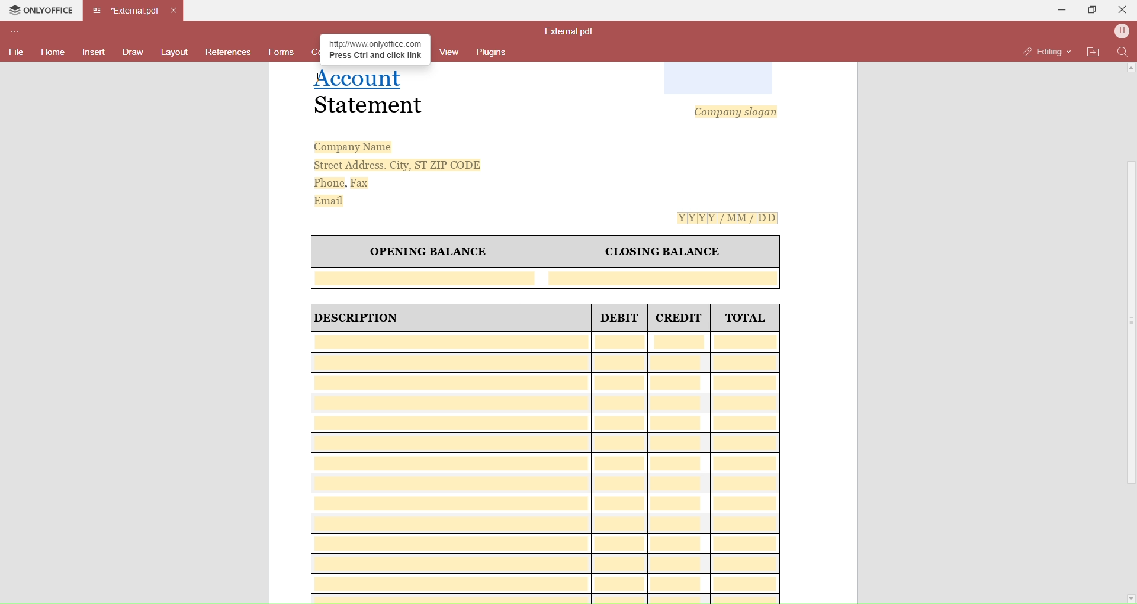 Image resolution: width=1137 pixels, height=604 pixels. What do you see at coordinates (447, 53) in the screenshot?
I see `View` at bounding box center [447, 53].